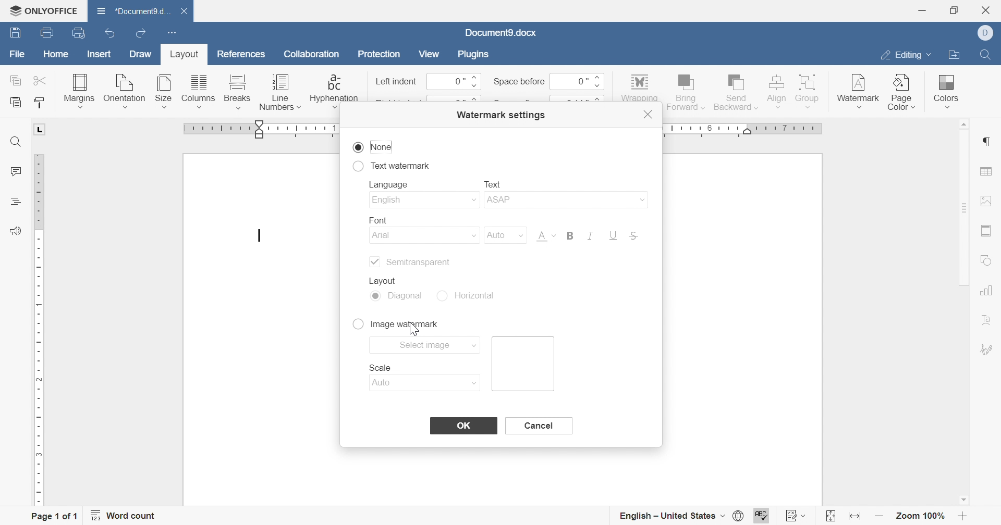 This screenshot has width=1001, height=525. What do you see at coordinates (671, 516) in the screenshot?
I see `english - united states` at bounding box center [671, 516].